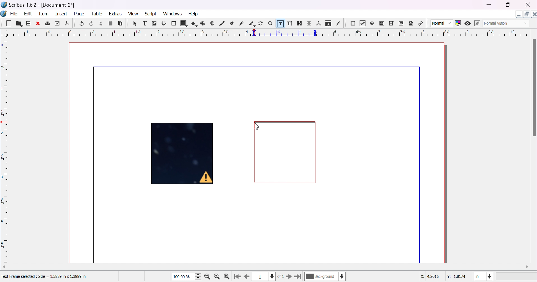 The width and height of the screenshot is (537, 282). I want to click on Ruler, so click(270, 33).